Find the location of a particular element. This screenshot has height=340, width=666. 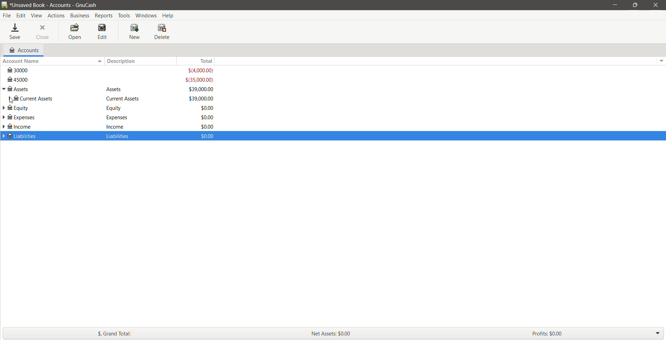

Expenses is located at coordinates (120, 108).